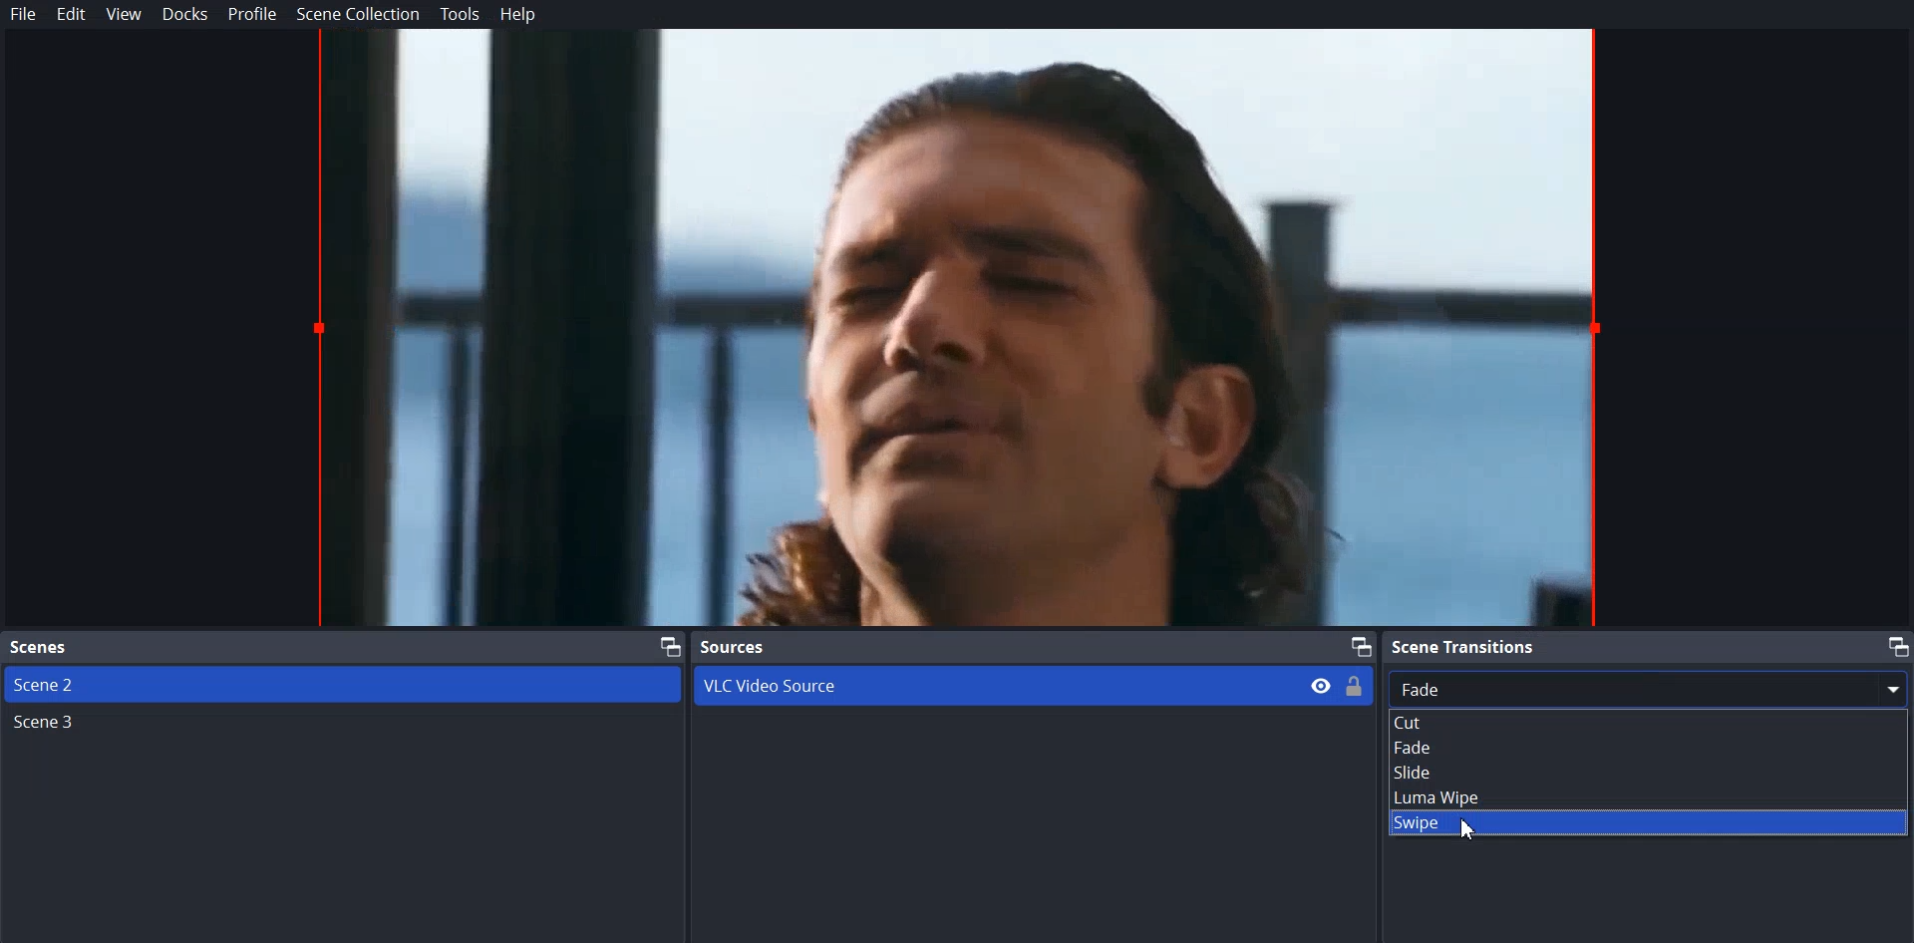  Describe the element at coordinates (184, 15) in the screenshot. I see `Docks` at that location.